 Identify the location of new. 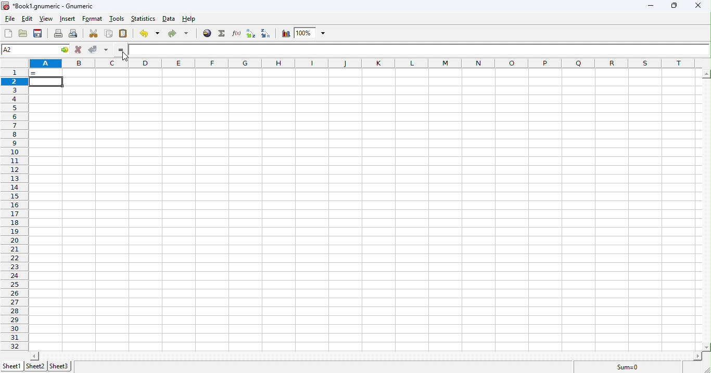
(8, 34).